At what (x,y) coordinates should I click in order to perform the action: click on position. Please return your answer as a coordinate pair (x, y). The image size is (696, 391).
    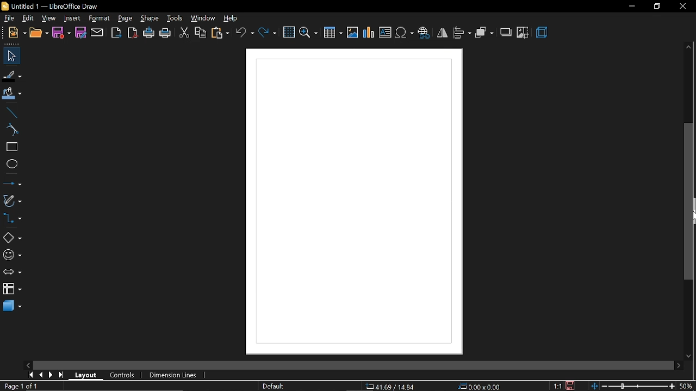
    Looking at the image, I should click on (479, 387).